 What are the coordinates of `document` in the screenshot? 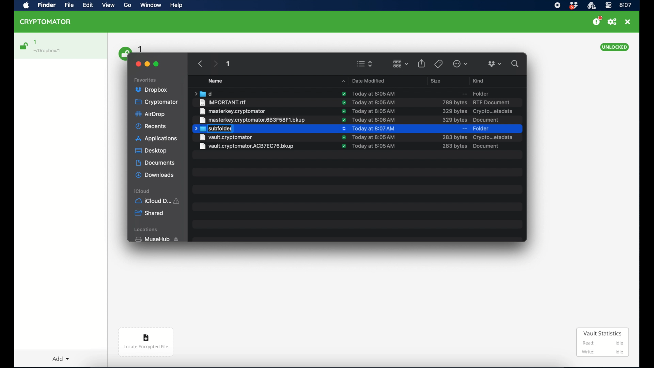 It's located at (488, 120).